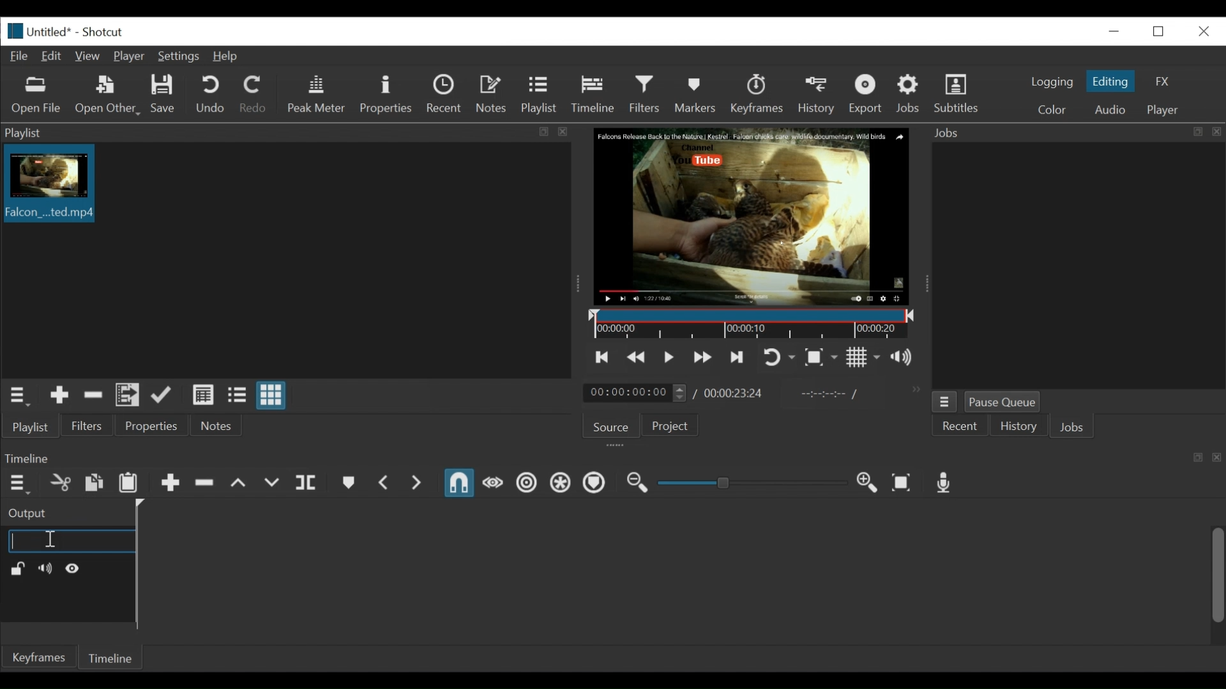 The height and width of the screenshot is (689, 1226). What do you see at coordinates (1207, 582) in the screenshot?
I see `vertical scroll bar` at bounding box center [1207, 582].